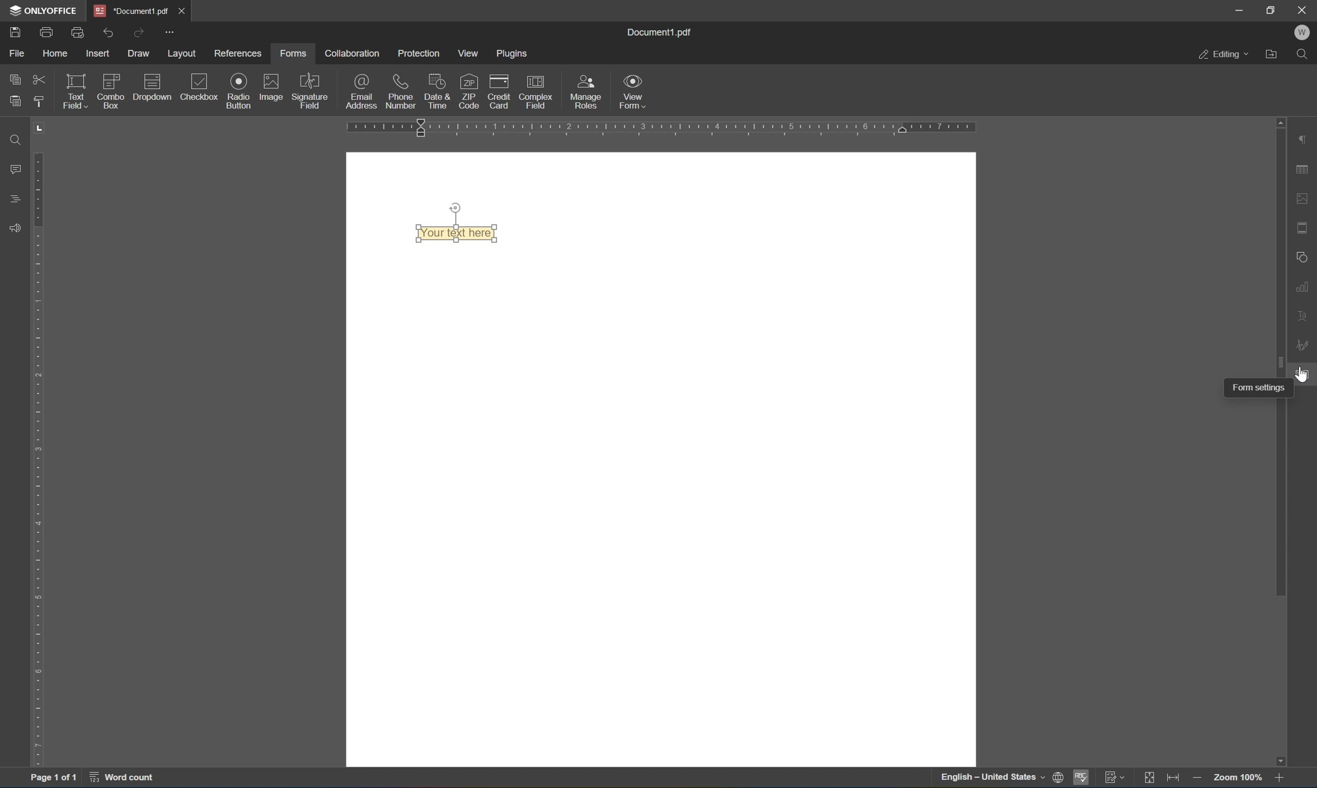 The height and width of the screenshot is (788, 1317). Describe the element at coordinates (1116, 777) in the screenshot. I see `track changes` at that location.